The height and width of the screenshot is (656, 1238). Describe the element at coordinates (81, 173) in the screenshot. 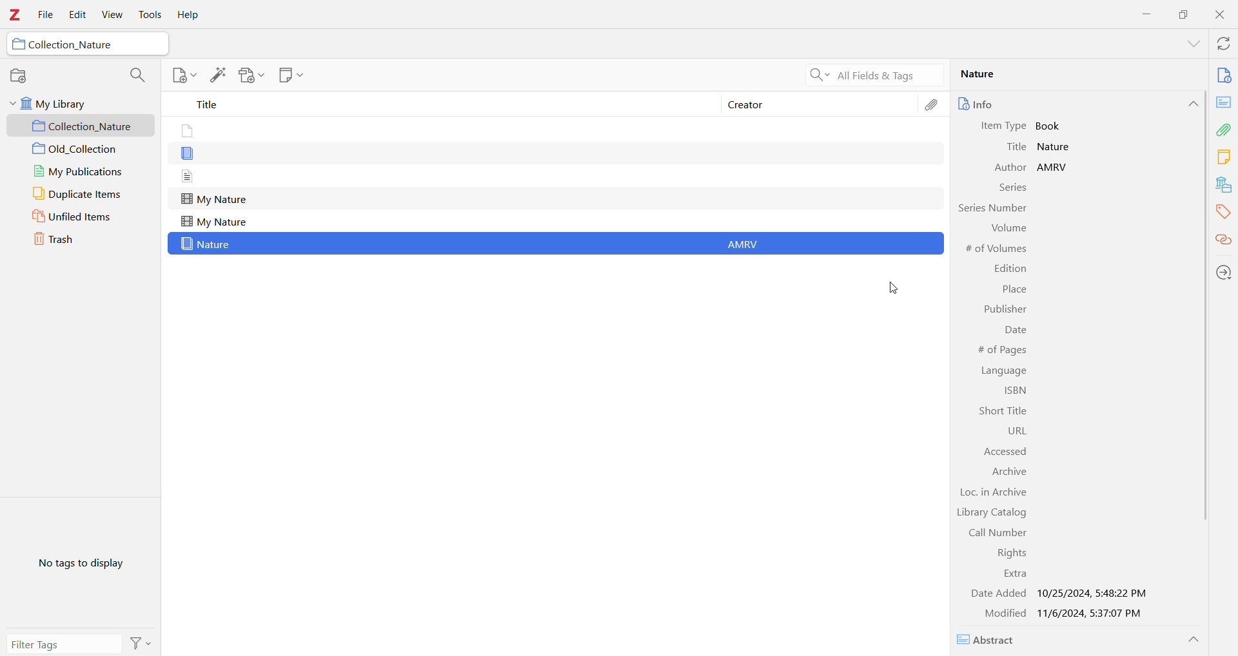

I see `My Publications` at that location.